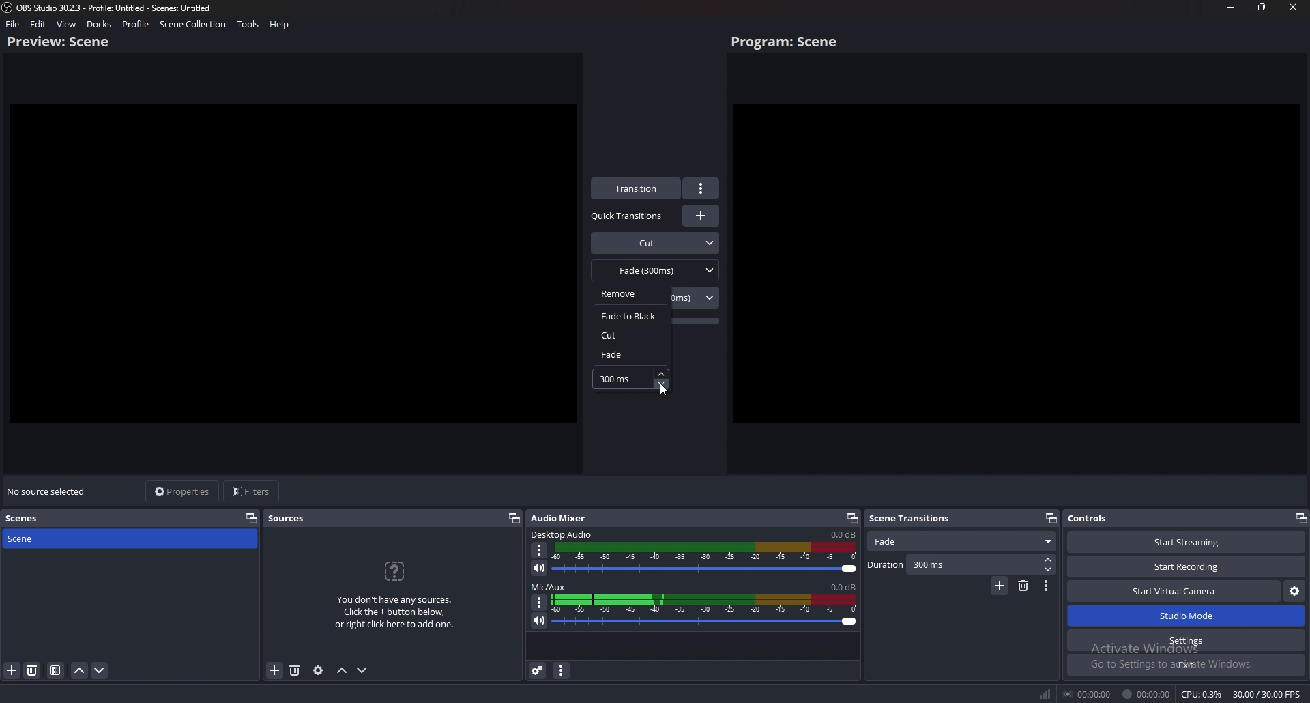 Image resolution: width=1310 pixels, height=703 pixels. What do you see at coordinates (396, 571) in the screenshot?
I see `question icon` at bounding box center [396, 571].